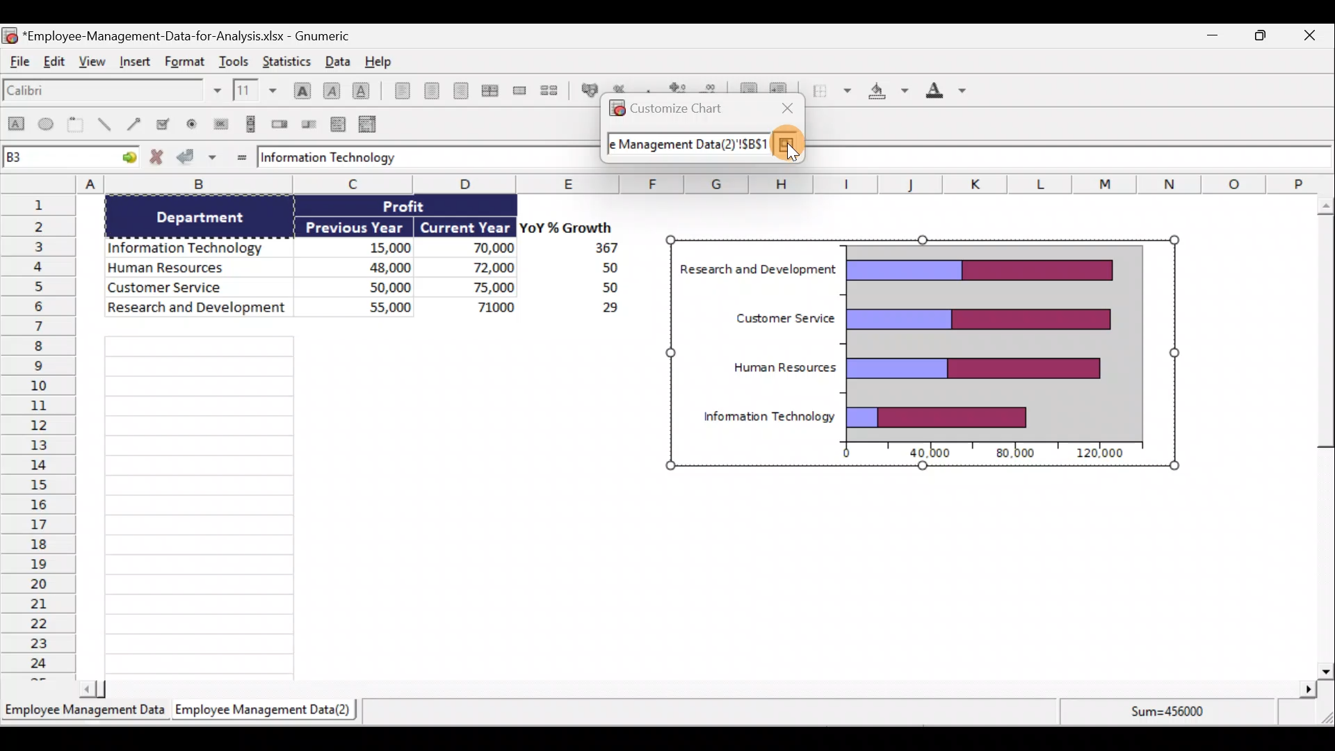 Image resolution: width=1335 pixels, height=751 pixels. Describe the element at coordinates (183, 63) in the screenshot. I see `Format` at that location.